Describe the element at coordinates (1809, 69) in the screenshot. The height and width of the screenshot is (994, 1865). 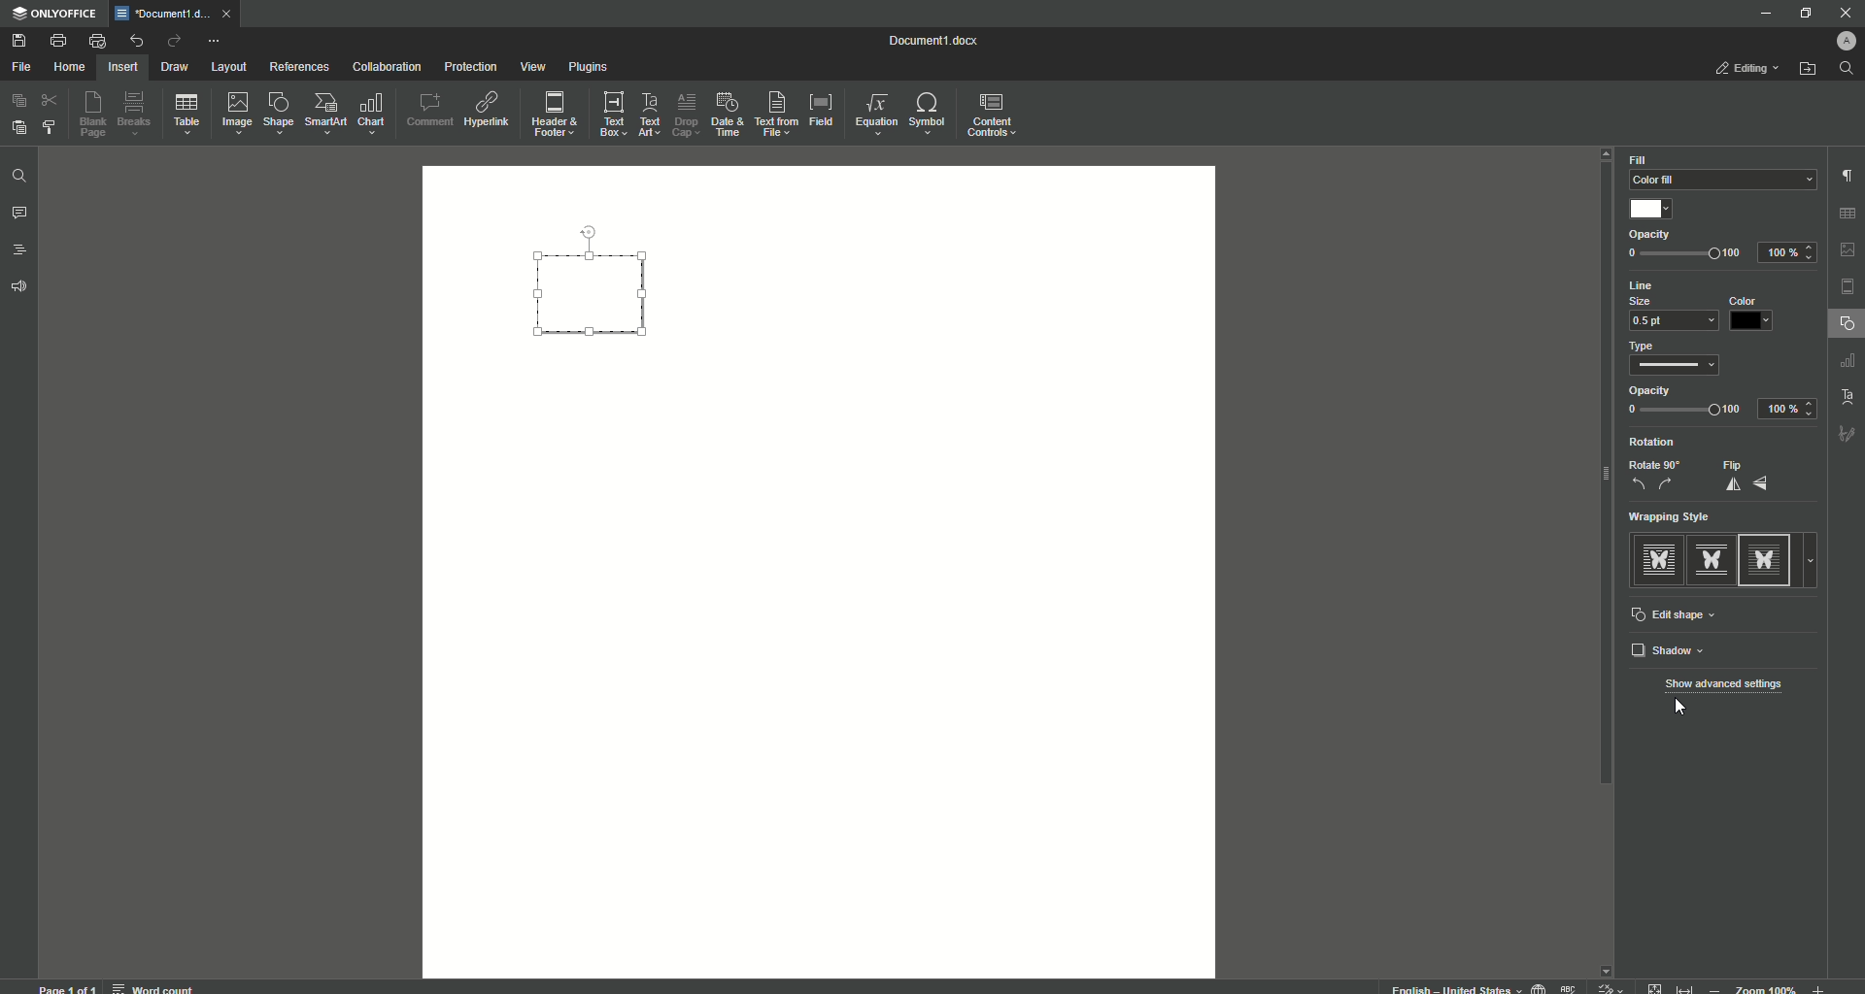
I see `Open From File` at that location.